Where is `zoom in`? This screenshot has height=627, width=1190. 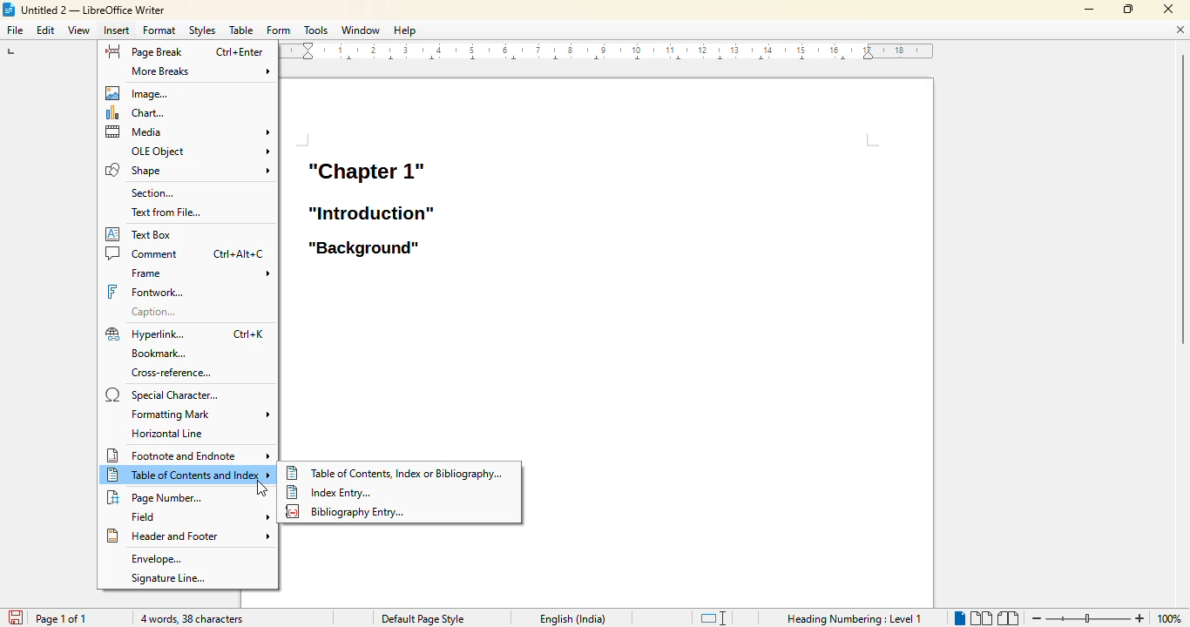 zoom in is located at coordinates (1140, 618).